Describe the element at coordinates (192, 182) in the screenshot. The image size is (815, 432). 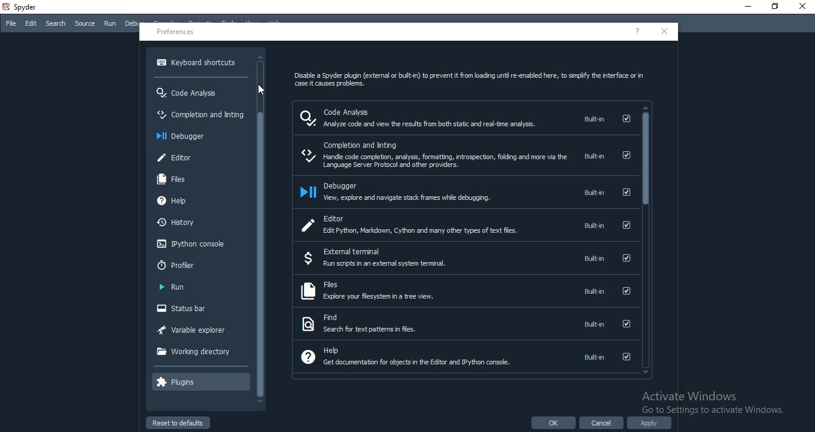
I see `files` at that location.